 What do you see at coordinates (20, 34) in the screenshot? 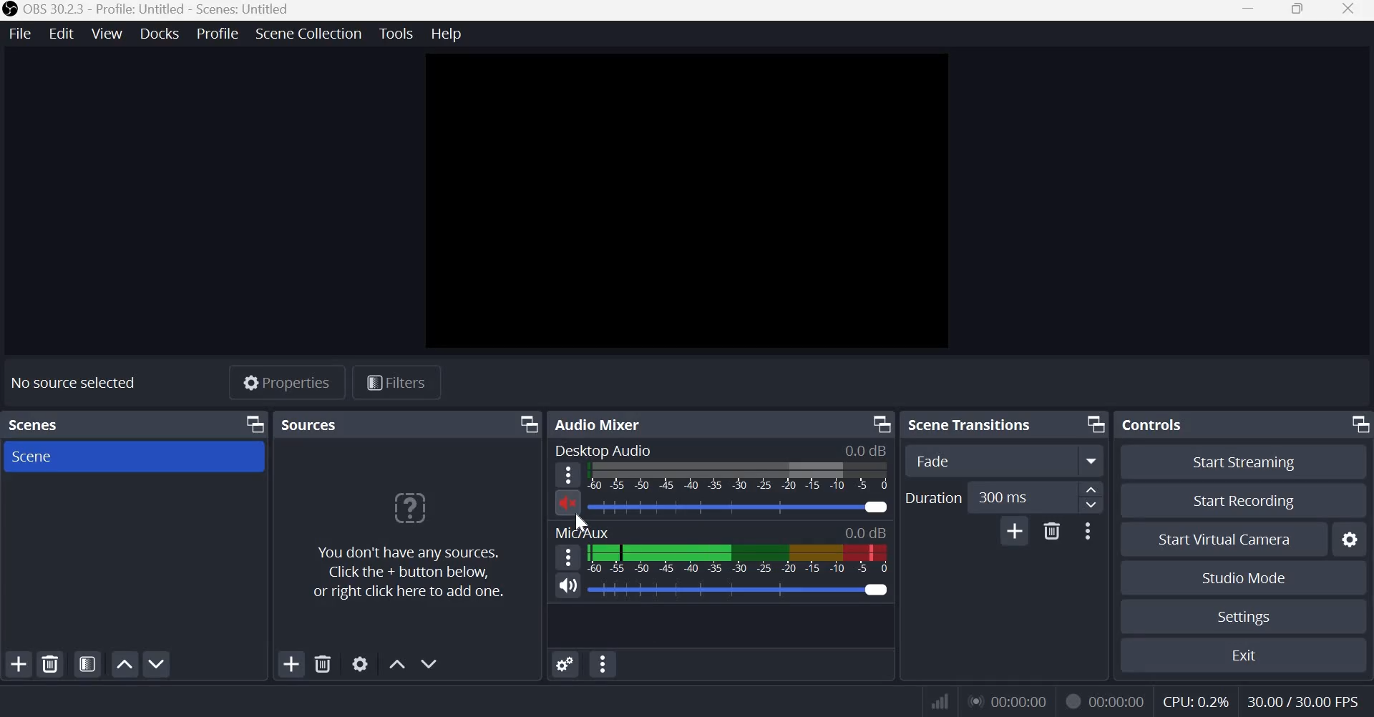
I see `File` at bounding box center [20, 34].